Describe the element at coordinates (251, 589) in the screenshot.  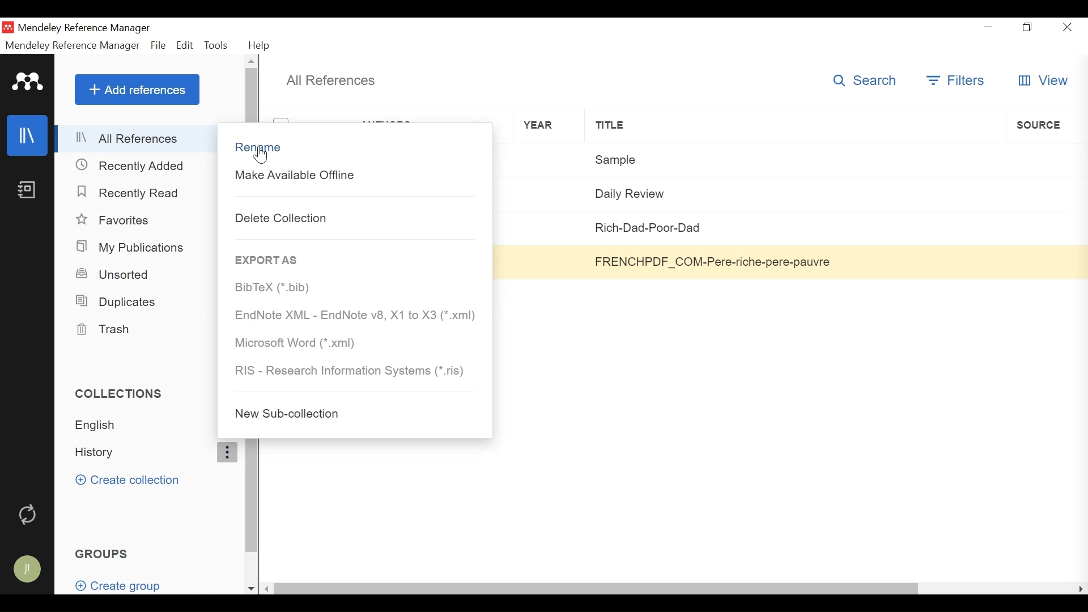
I see `Scroll down` at that location.